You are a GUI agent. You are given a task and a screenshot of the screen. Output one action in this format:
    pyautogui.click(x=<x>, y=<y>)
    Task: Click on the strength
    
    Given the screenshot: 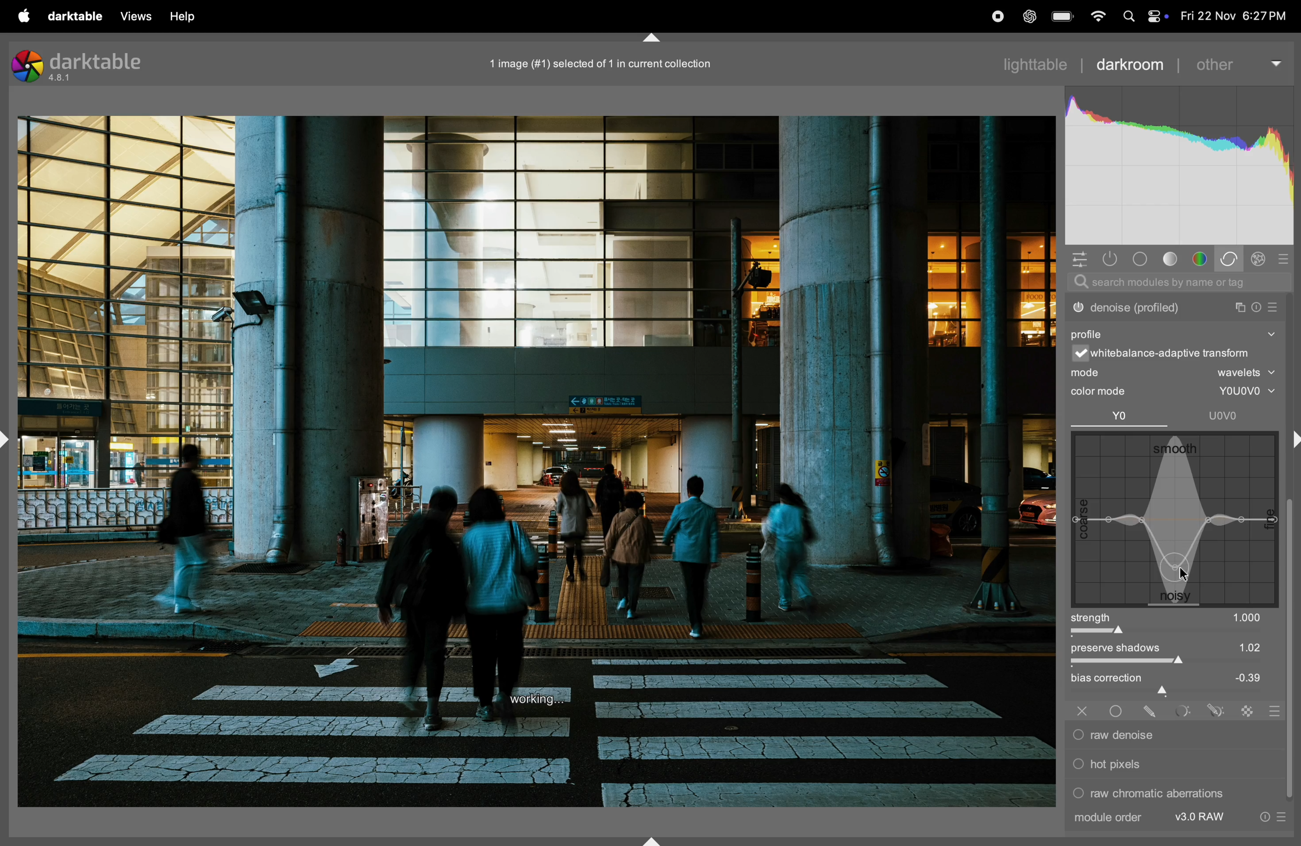 What is the action you would take?
    pyautogui.click(x=1177, y=624)
    